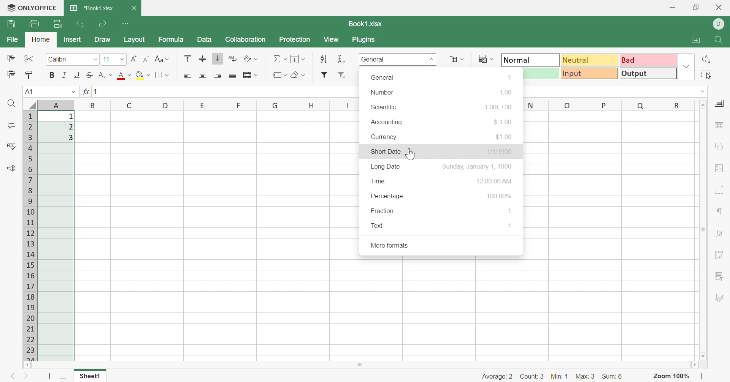 This screenshot has width=730, height=382. What do you see at coordinates (134, 8) in the screenshot?
I see `Close` at bounding box center [134, 8].